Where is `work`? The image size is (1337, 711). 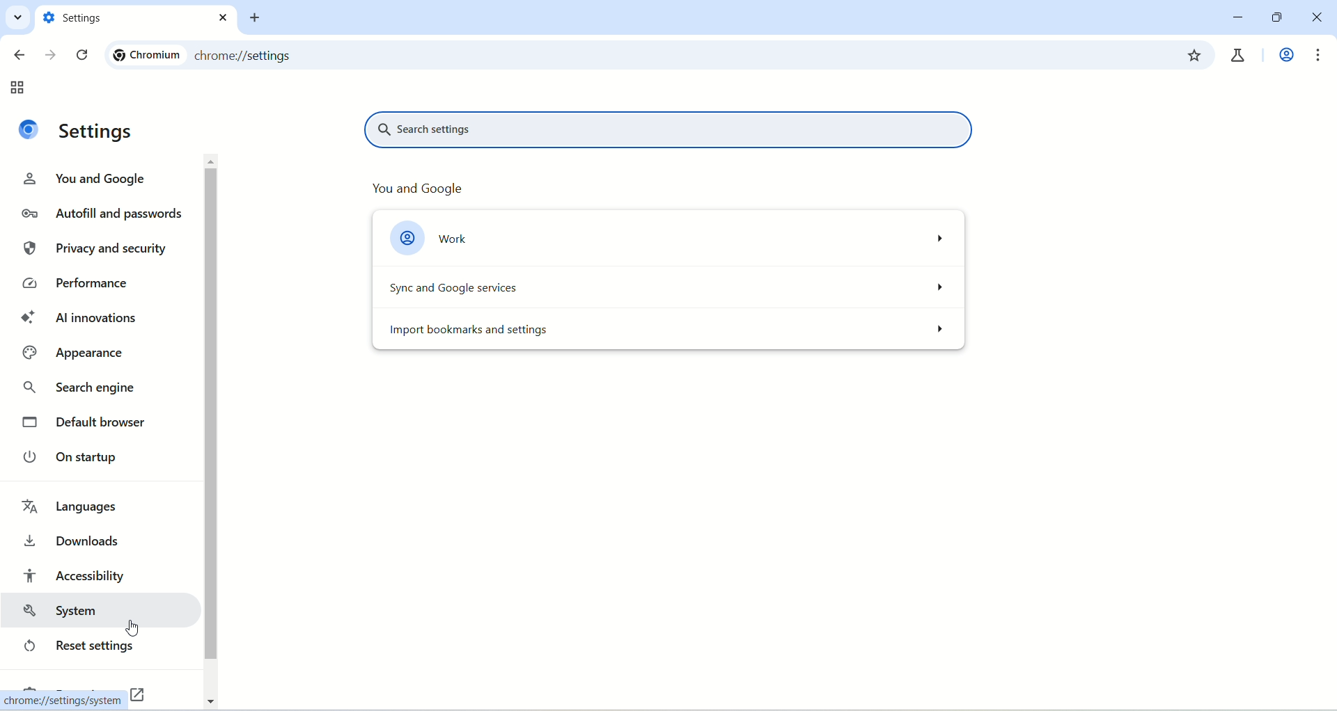 work is located at coordinates (1284, 56).